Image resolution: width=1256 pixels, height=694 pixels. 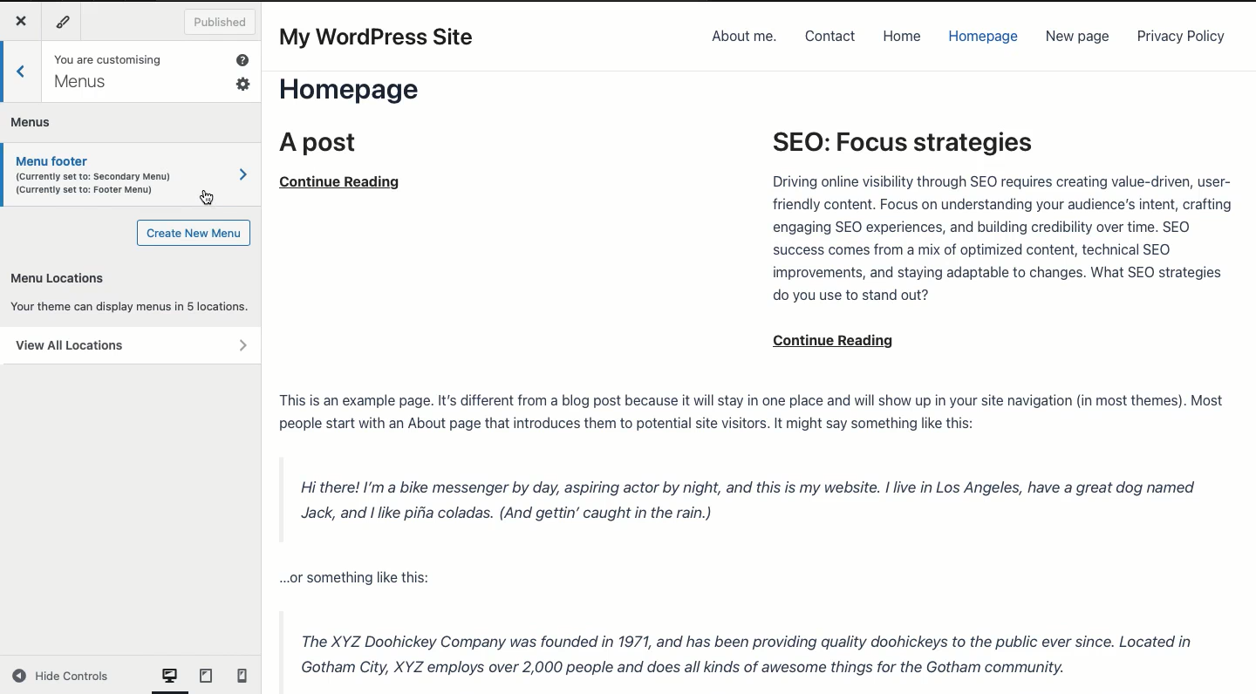 What do you see at coordinates (1077, 37) in the screenshot?
I see `New page` at bounding box center [1077, 37].